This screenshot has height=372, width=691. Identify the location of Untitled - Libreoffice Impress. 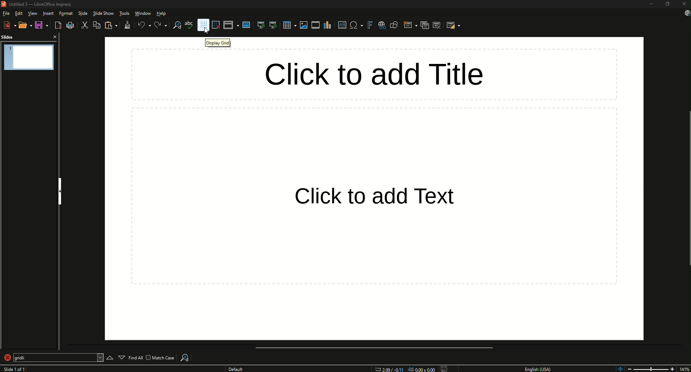
(38, 4).